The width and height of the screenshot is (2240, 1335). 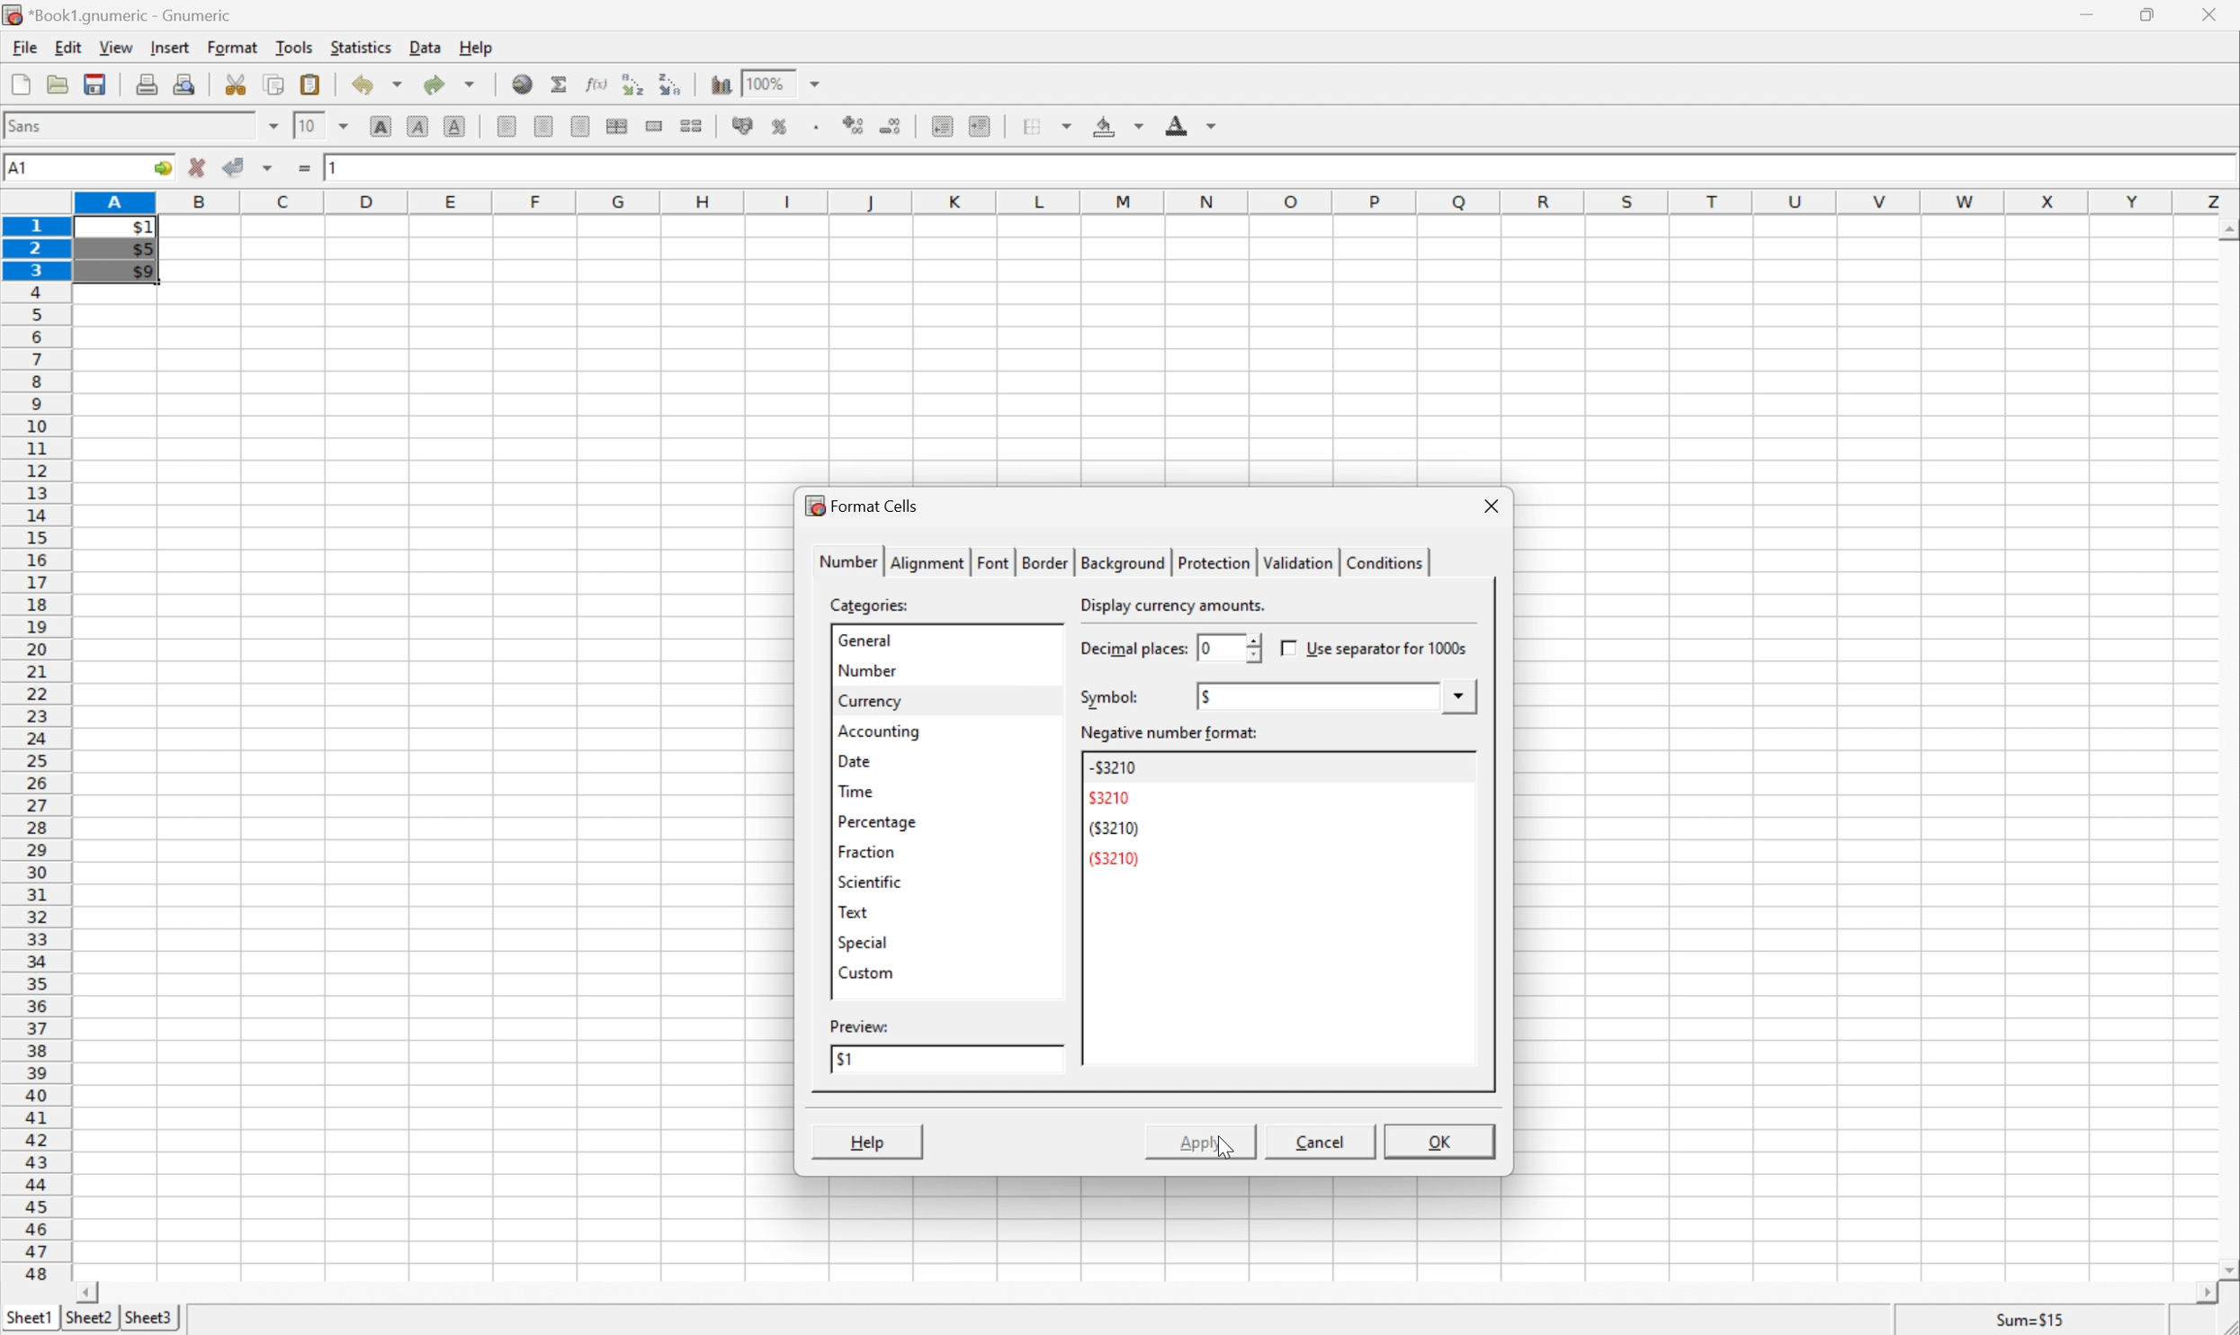 I want to click on print preview, so click(x=184, y=82).